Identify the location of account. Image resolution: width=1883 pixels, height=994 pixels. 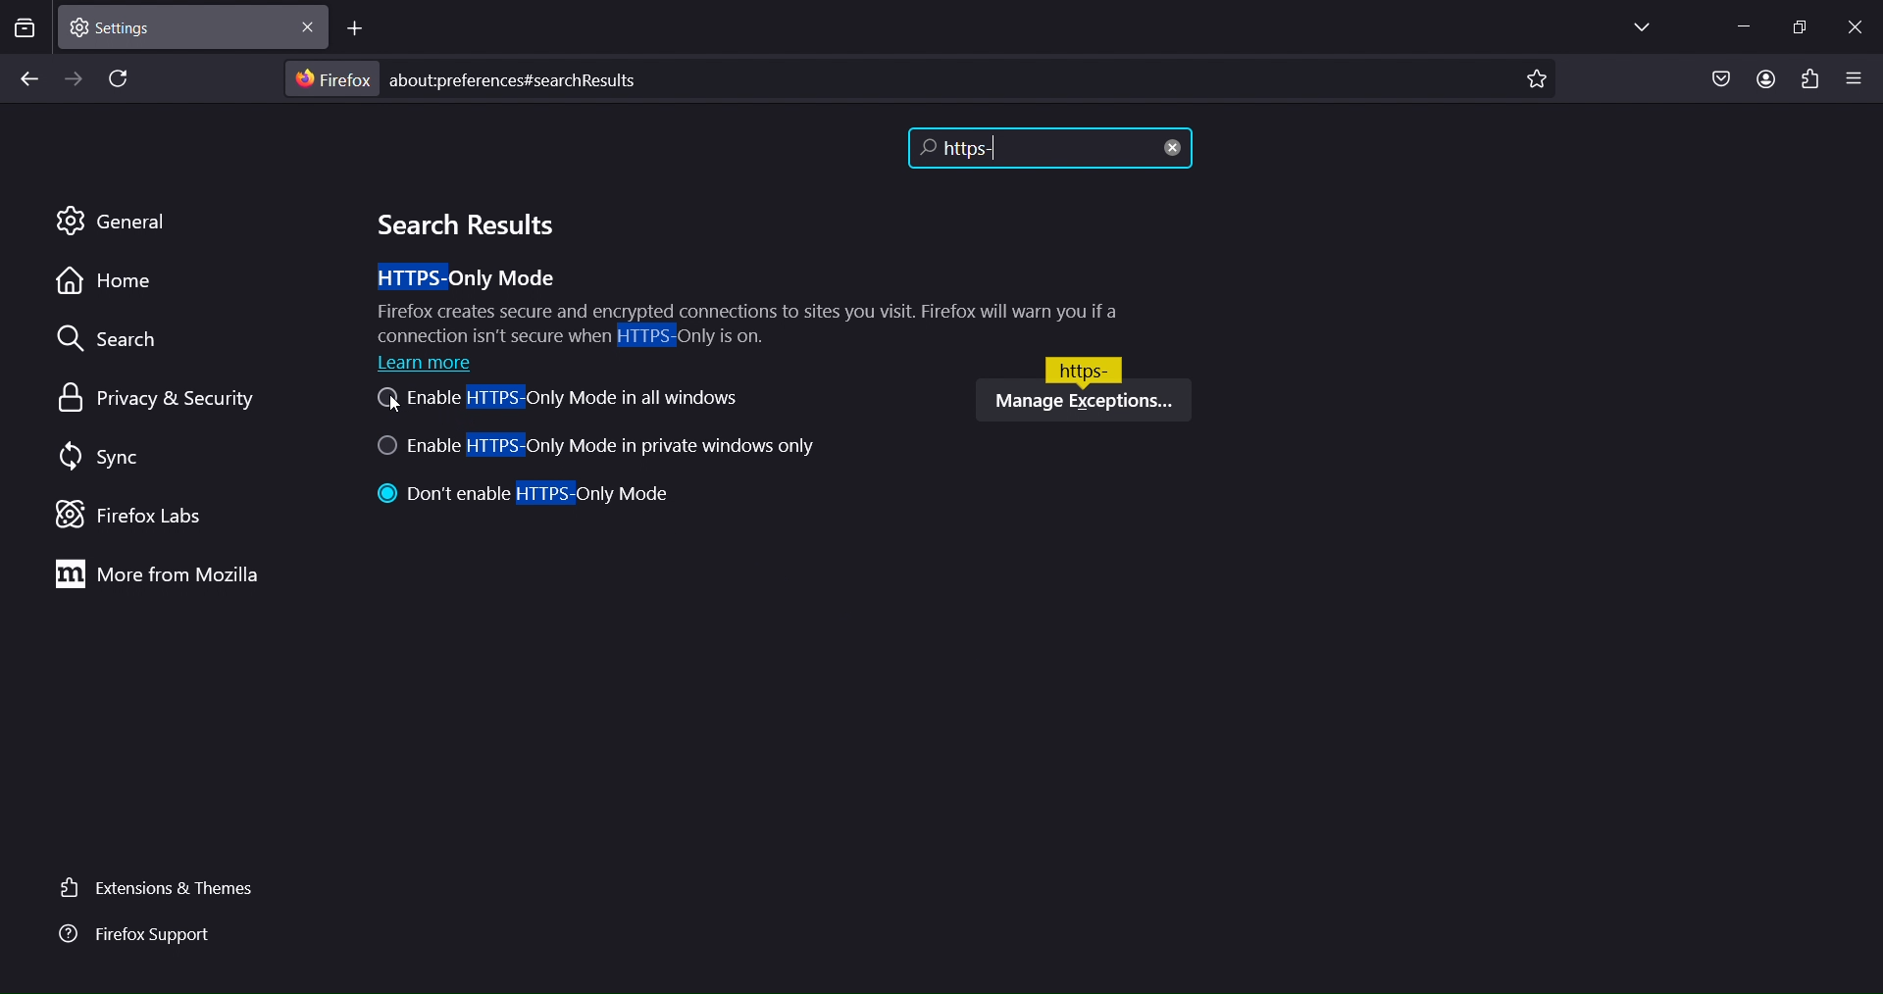
(1767, 78).